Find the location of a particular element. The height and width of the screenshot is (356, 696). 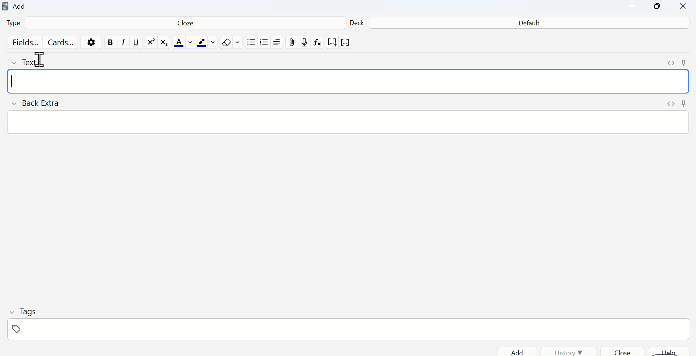

vector is located at coordinates (347, 43).